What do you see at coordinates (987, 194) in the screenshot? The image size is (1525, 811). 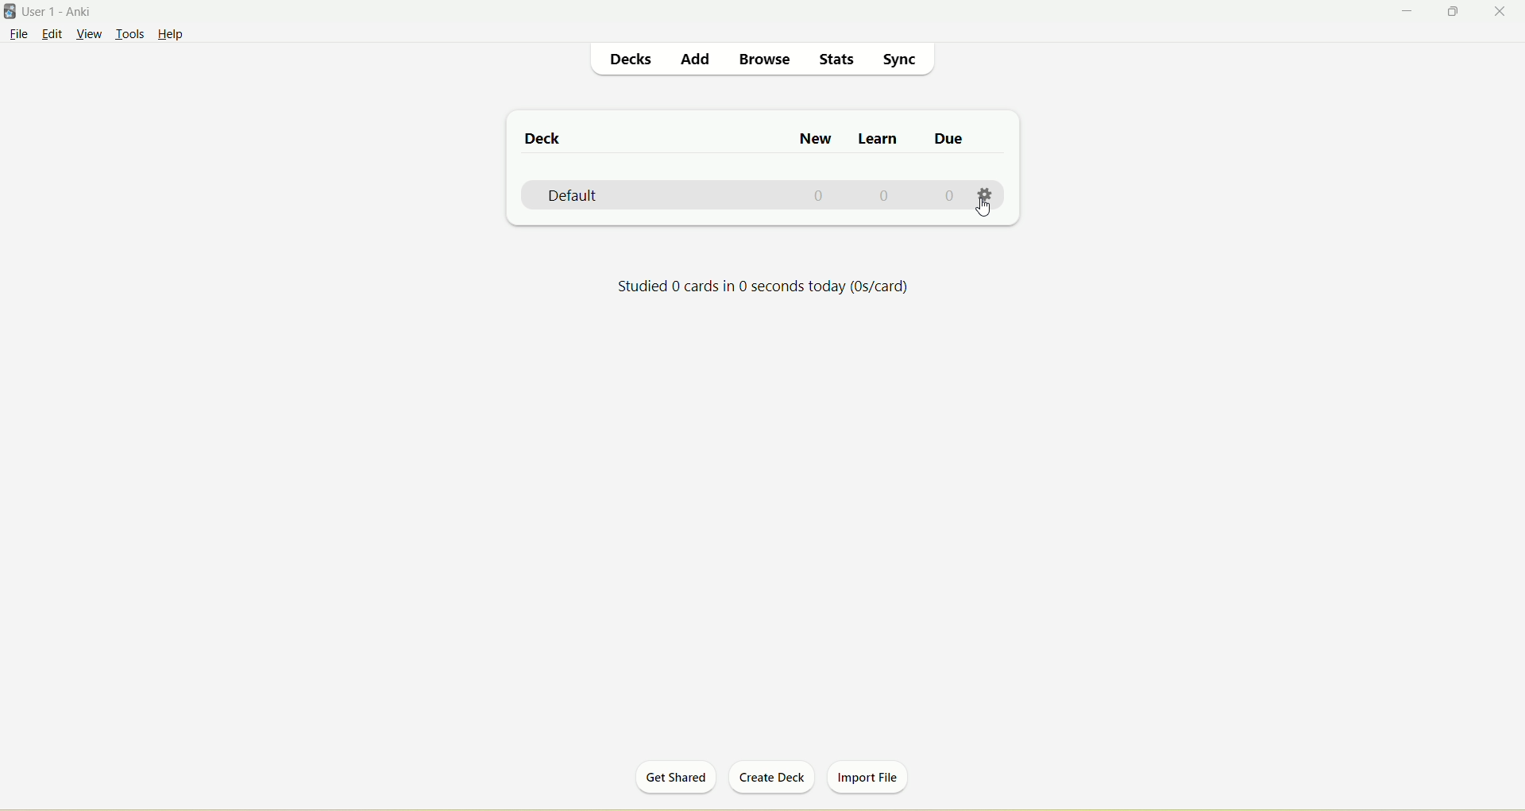 I see `settings` at bounding box center [987, 194].